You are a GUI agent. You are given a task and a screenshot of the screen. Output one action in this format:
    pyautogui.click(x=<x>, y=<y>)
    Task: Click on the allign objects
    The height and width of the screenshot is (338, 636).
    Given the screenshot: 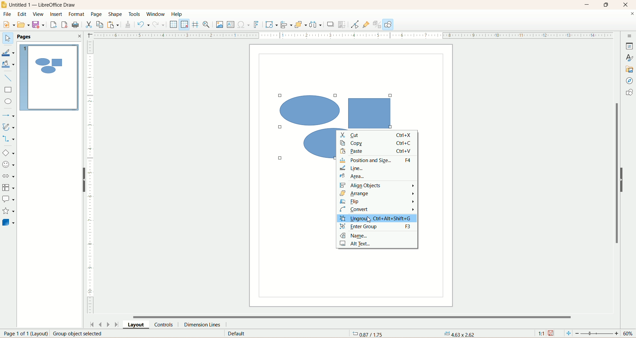 What is the action you would take?
    pyautogui.click(x=286, y=24)
    